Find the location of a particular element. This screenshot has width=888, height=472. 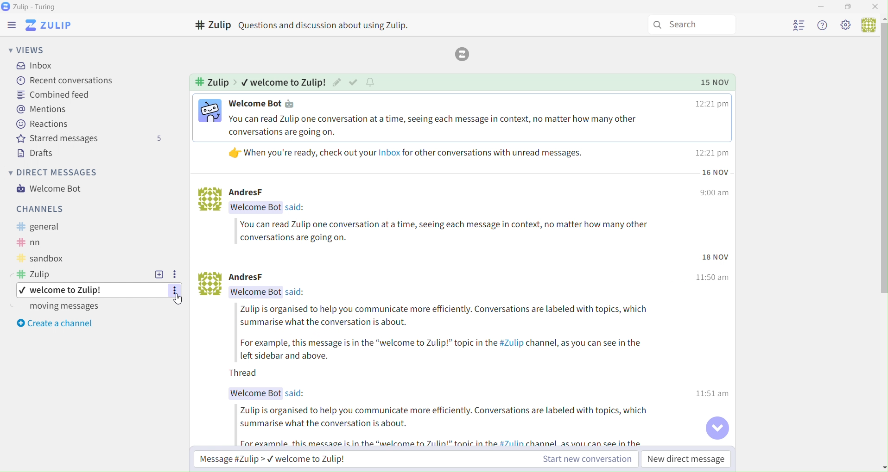

Add is located at coordinates (159, 275).